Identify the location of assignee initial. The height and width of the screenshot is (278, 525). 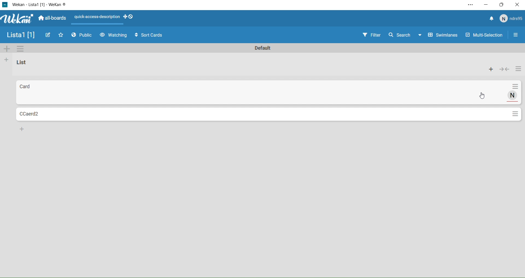
(513, 96).